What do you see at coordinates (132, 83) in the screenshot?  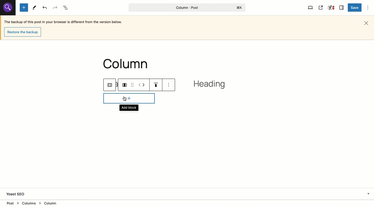 I see `drag` at bounding box center [132, 83].